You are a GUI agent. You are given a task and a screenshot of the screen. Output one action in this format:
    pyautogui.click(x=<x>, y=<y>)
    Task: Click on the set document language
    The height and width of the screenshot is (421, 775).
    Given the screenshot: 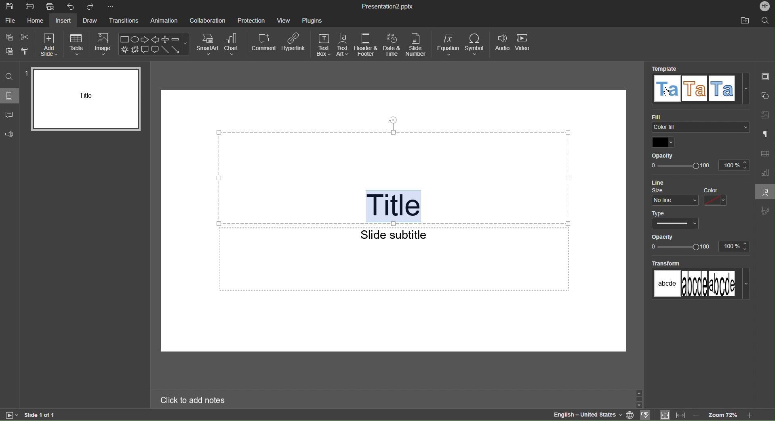 What is the action you would take?
    pyautogui.click(x=631, y=414)
    